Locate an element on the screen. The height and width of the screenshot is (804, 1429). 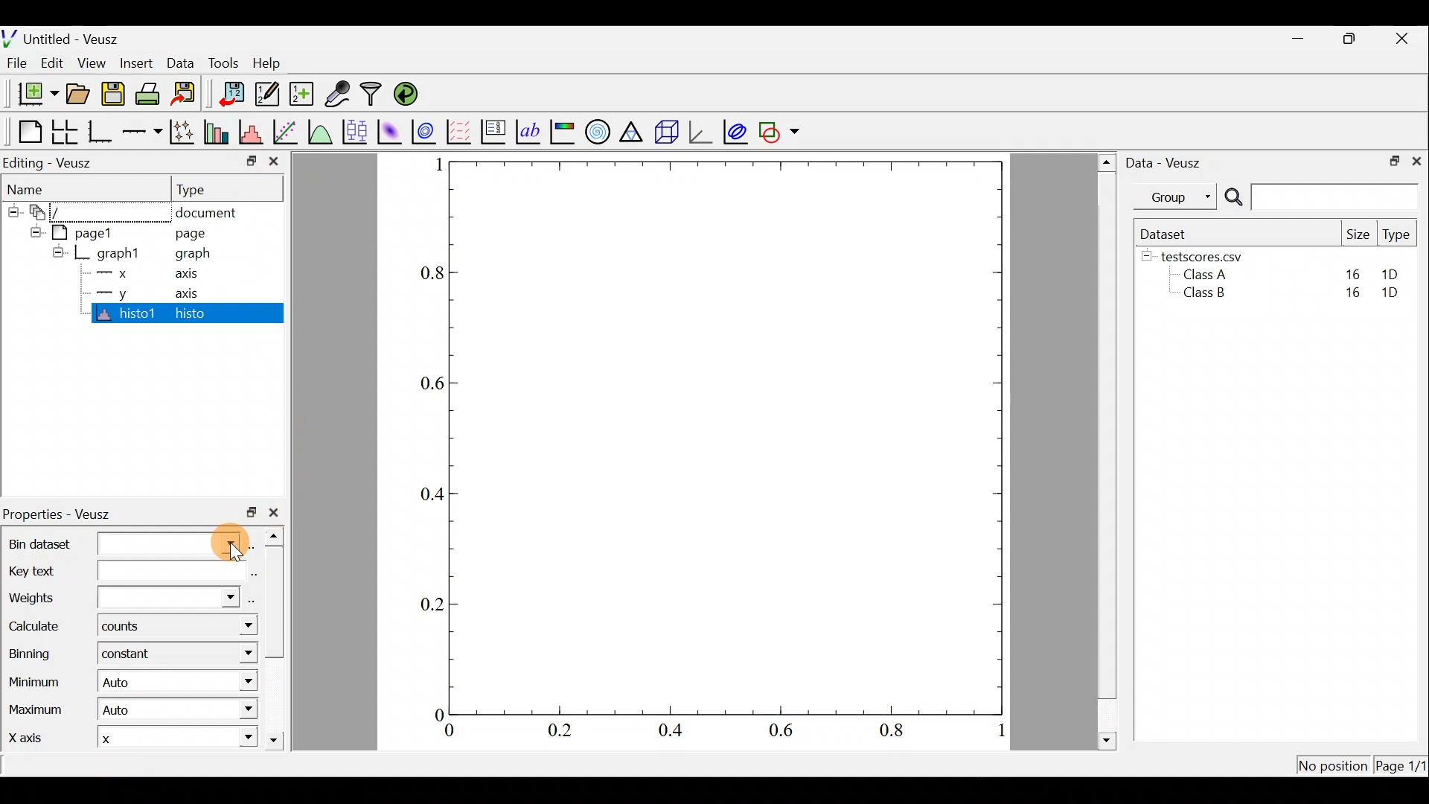
Open a document is located at coordinates (77, 92).